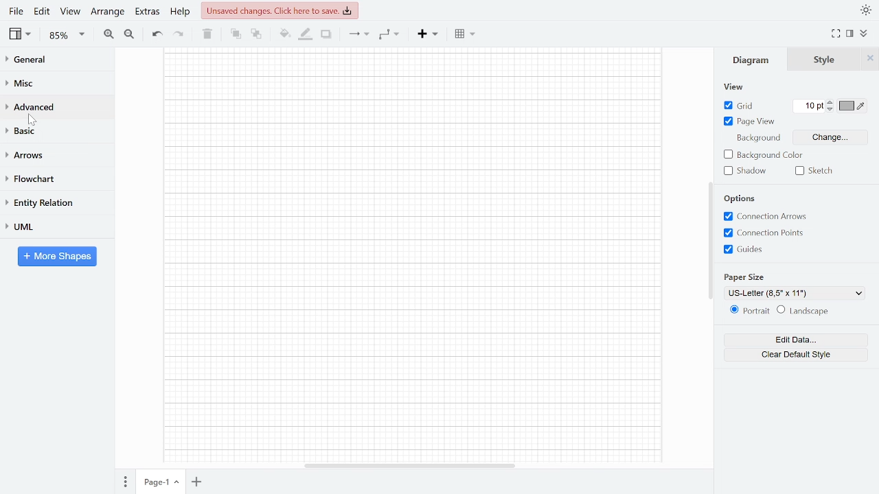 The image size is (879, 494). What do you see at coordinates (836, 34) in the screenshot?
I see `Fullscreen` at bounding box center [836, 34].